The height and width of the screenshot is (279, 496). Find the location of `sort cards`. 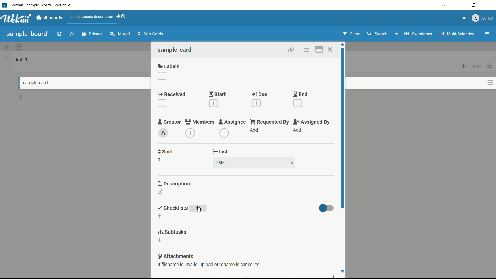

sort cards is located at coordinates (151, 34).